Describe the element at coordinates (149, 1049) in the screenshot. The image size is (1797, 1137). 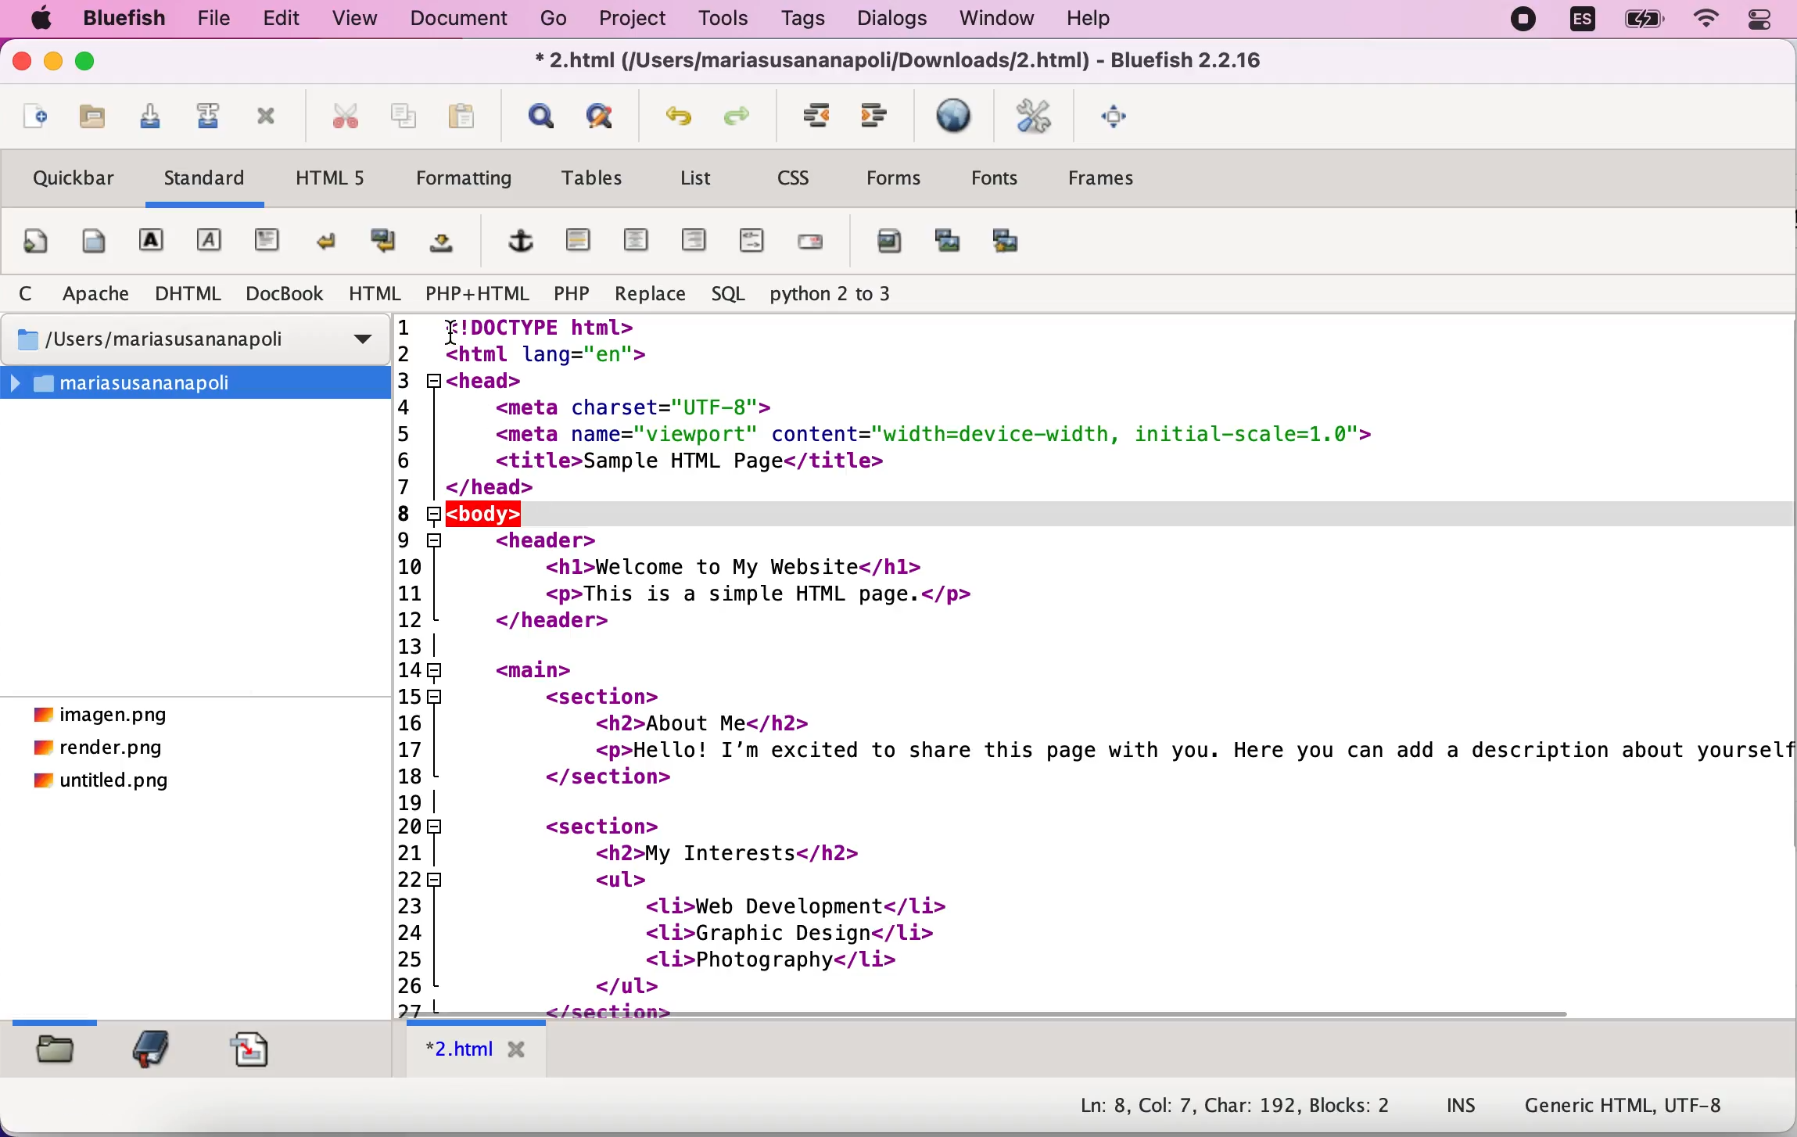
I see `bookmark` at that location.